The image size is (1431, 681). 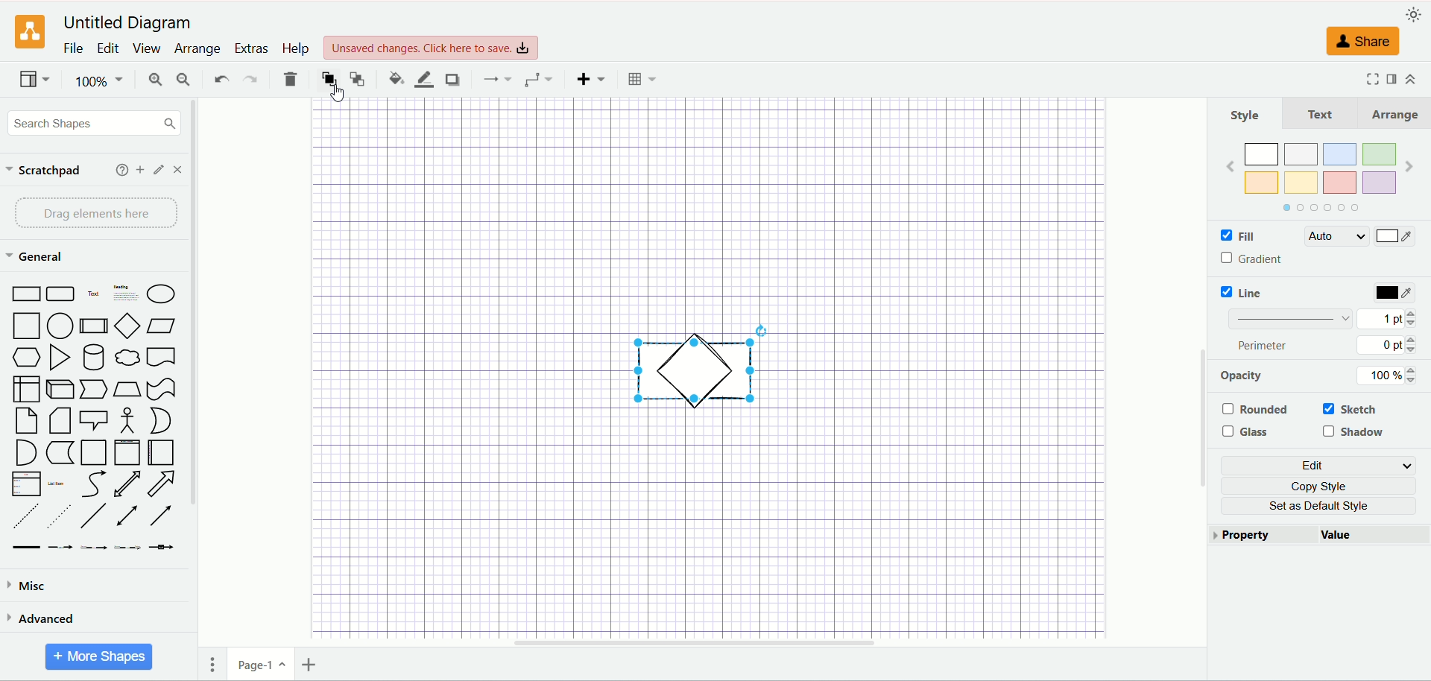 What do you see at coordinates (1339, 237) in the screenshot?
I see `auto` at bounding box center [1339, 237].